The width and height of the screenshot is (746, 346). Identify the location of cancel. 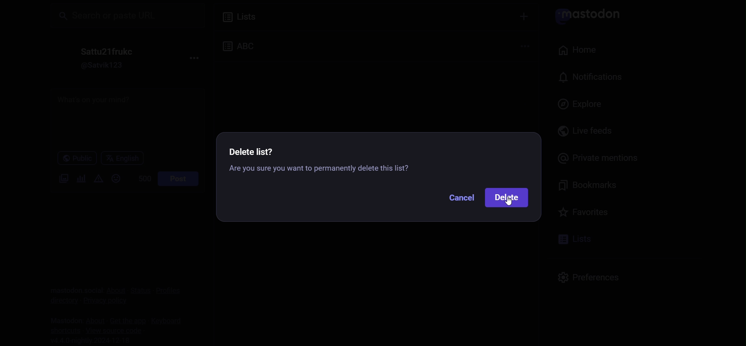
(462, 199).